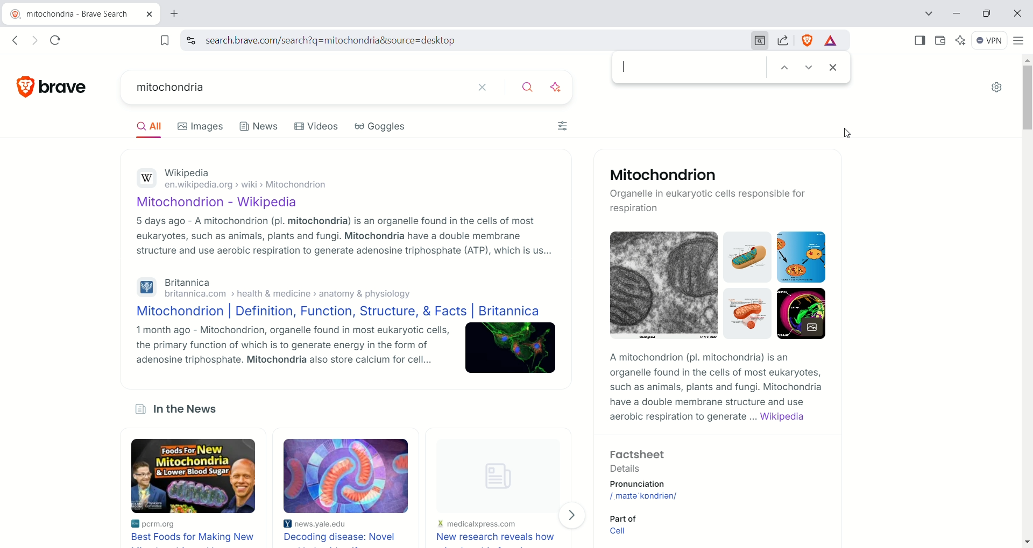 The height and width of the screenshot is (548, 1033). I want to click on close, so click(1018, 12).